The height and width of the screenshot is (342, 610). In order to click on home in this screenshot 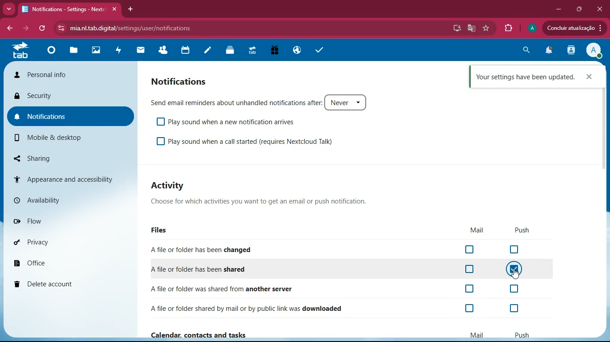, I will do `click(49, 53)`.